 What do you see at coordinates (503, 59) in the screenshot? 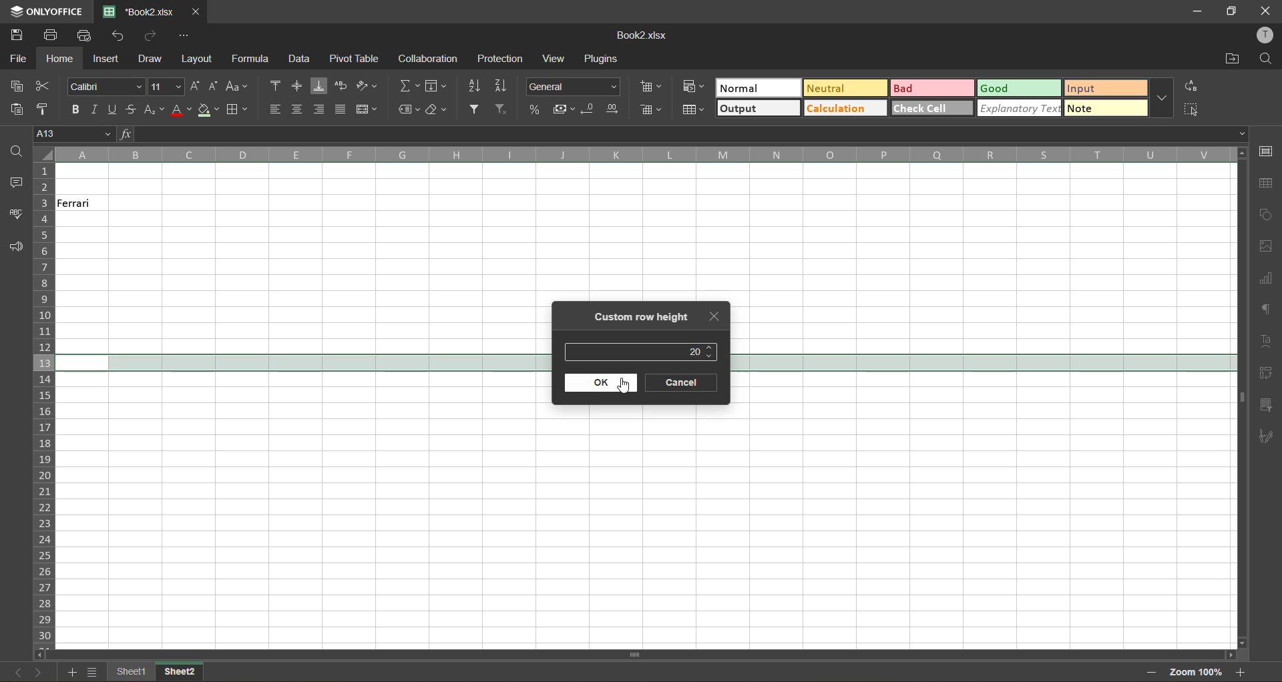
I see `protection` at bounding box center [503, 59].